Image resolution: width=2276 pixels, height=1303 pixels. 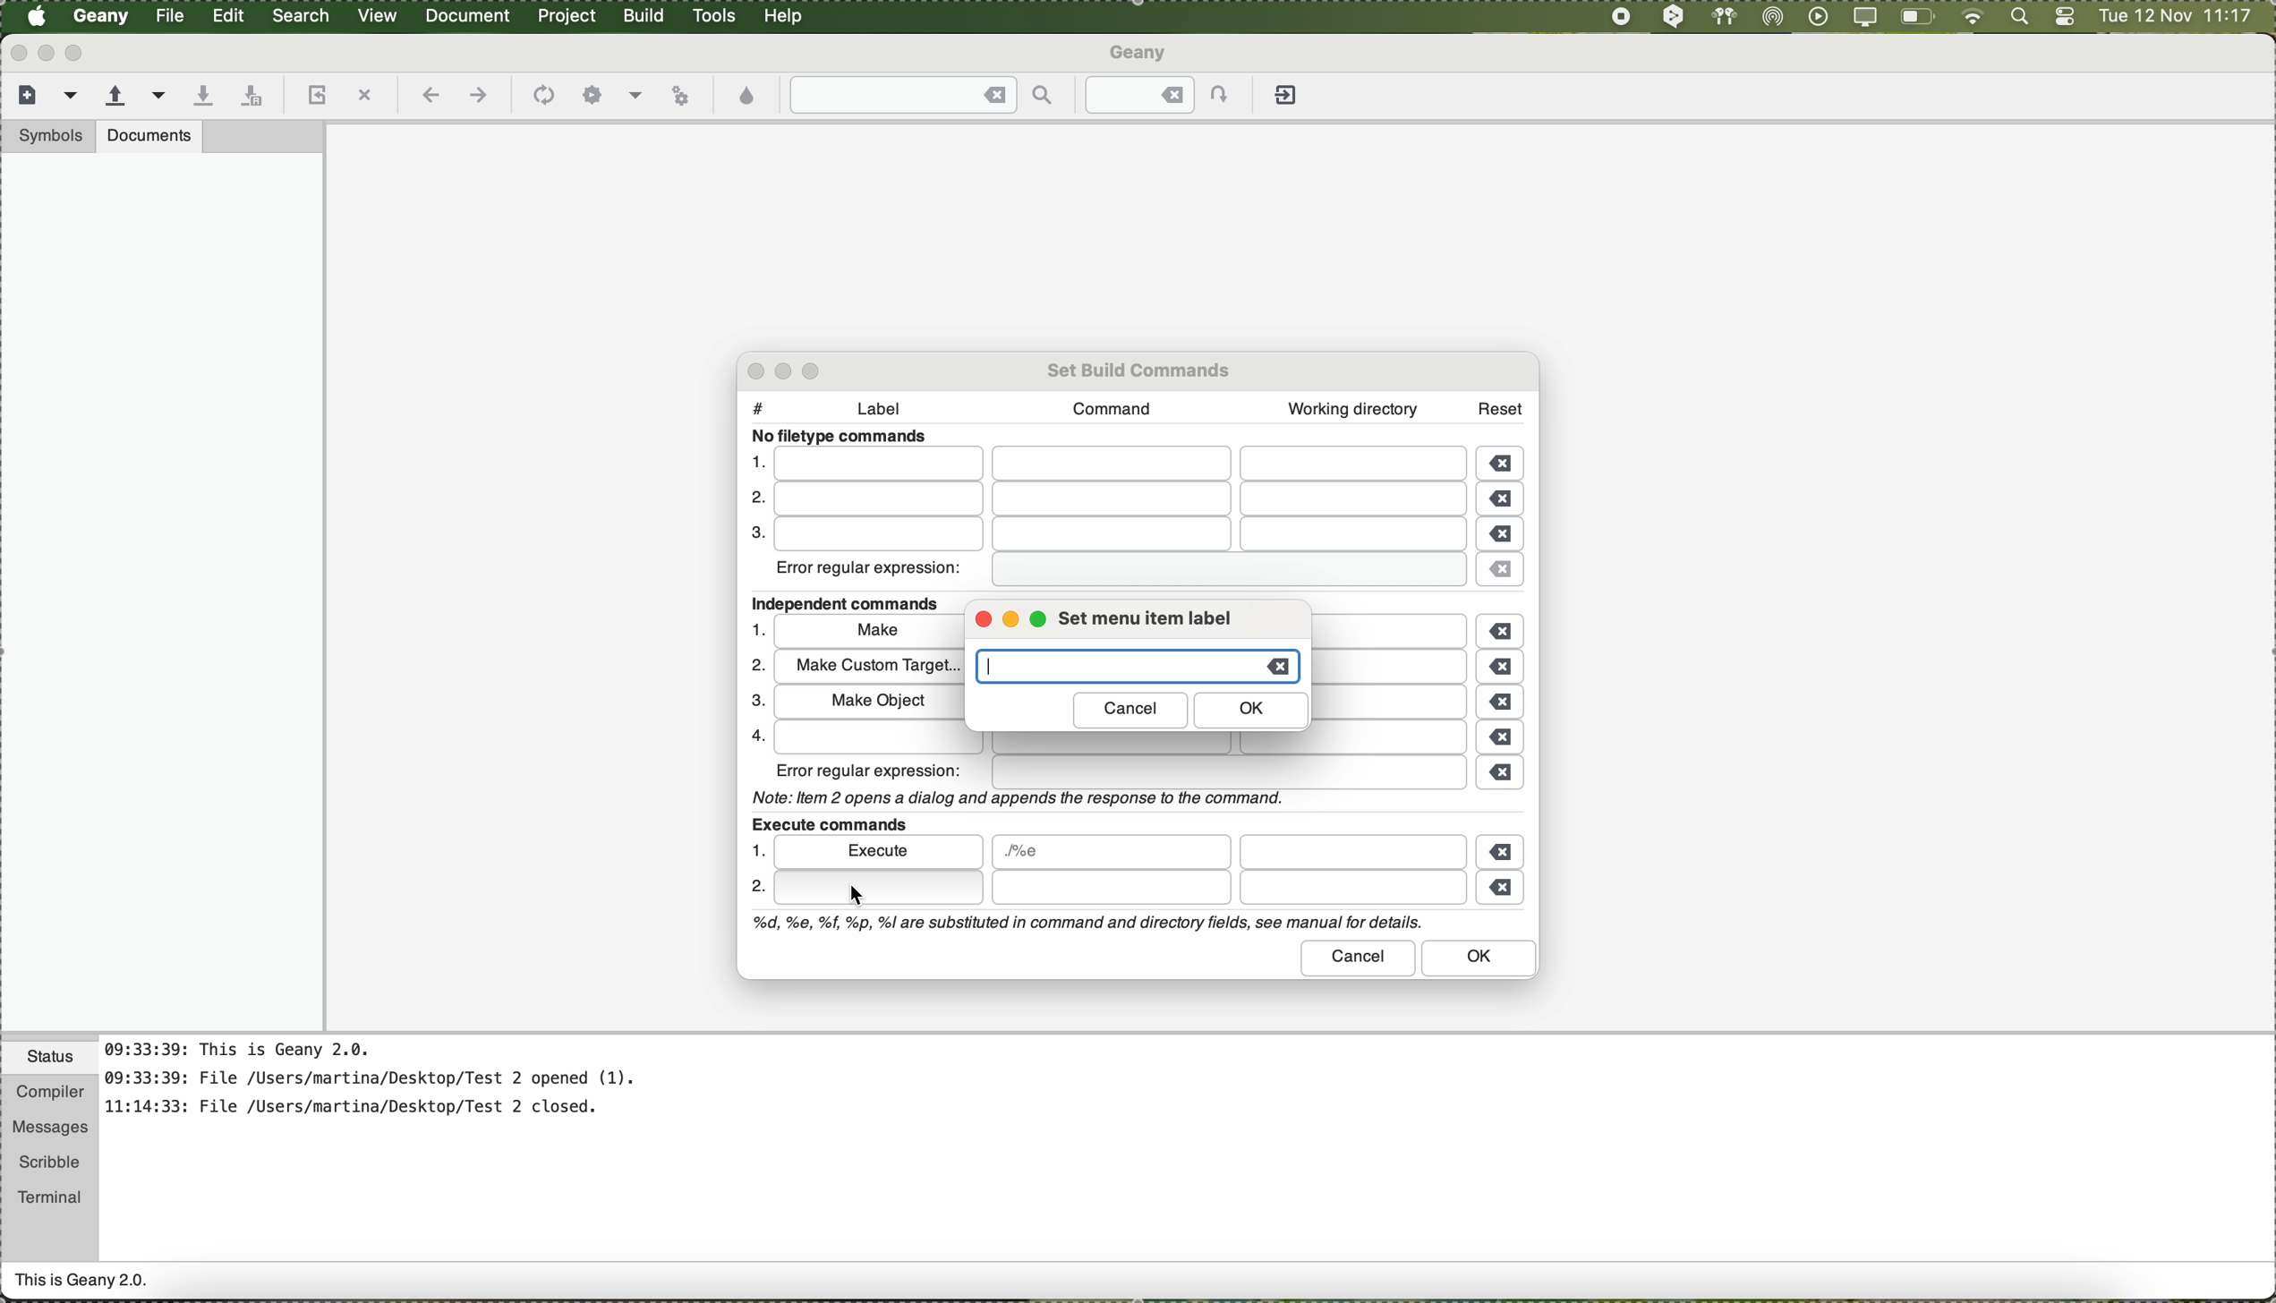 I want to click on minimize, so click(x=789, y=370).